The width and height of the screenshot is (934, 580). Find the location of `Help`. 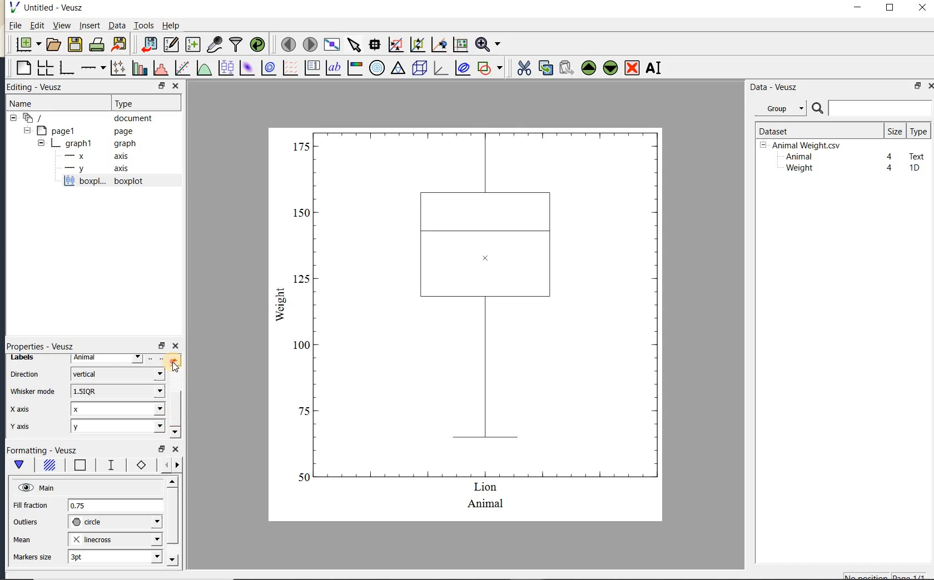

Help is located at coordinates (171, 26).